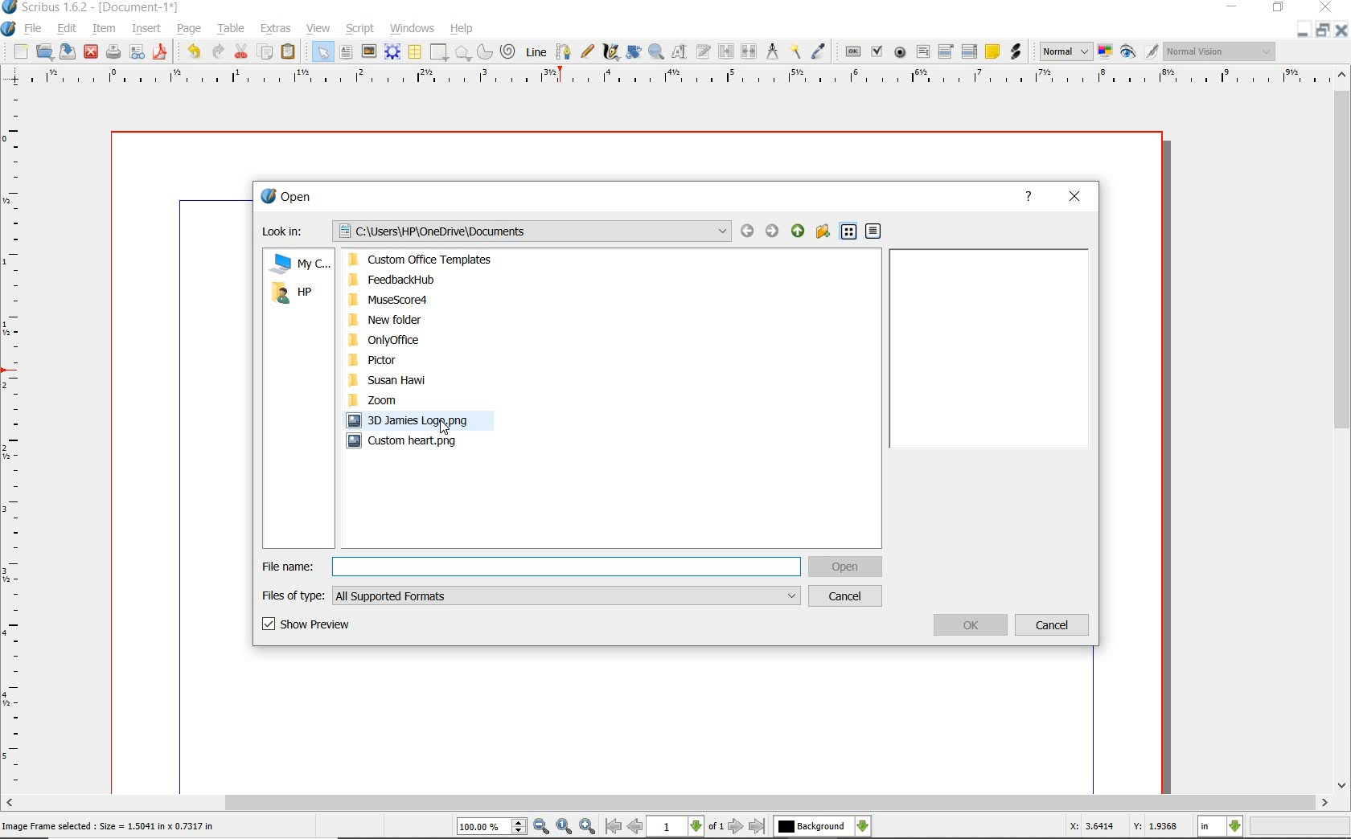 The height and width of the screenshot is (839, 1351). I want to click on copy item properties, so click(795, 52).